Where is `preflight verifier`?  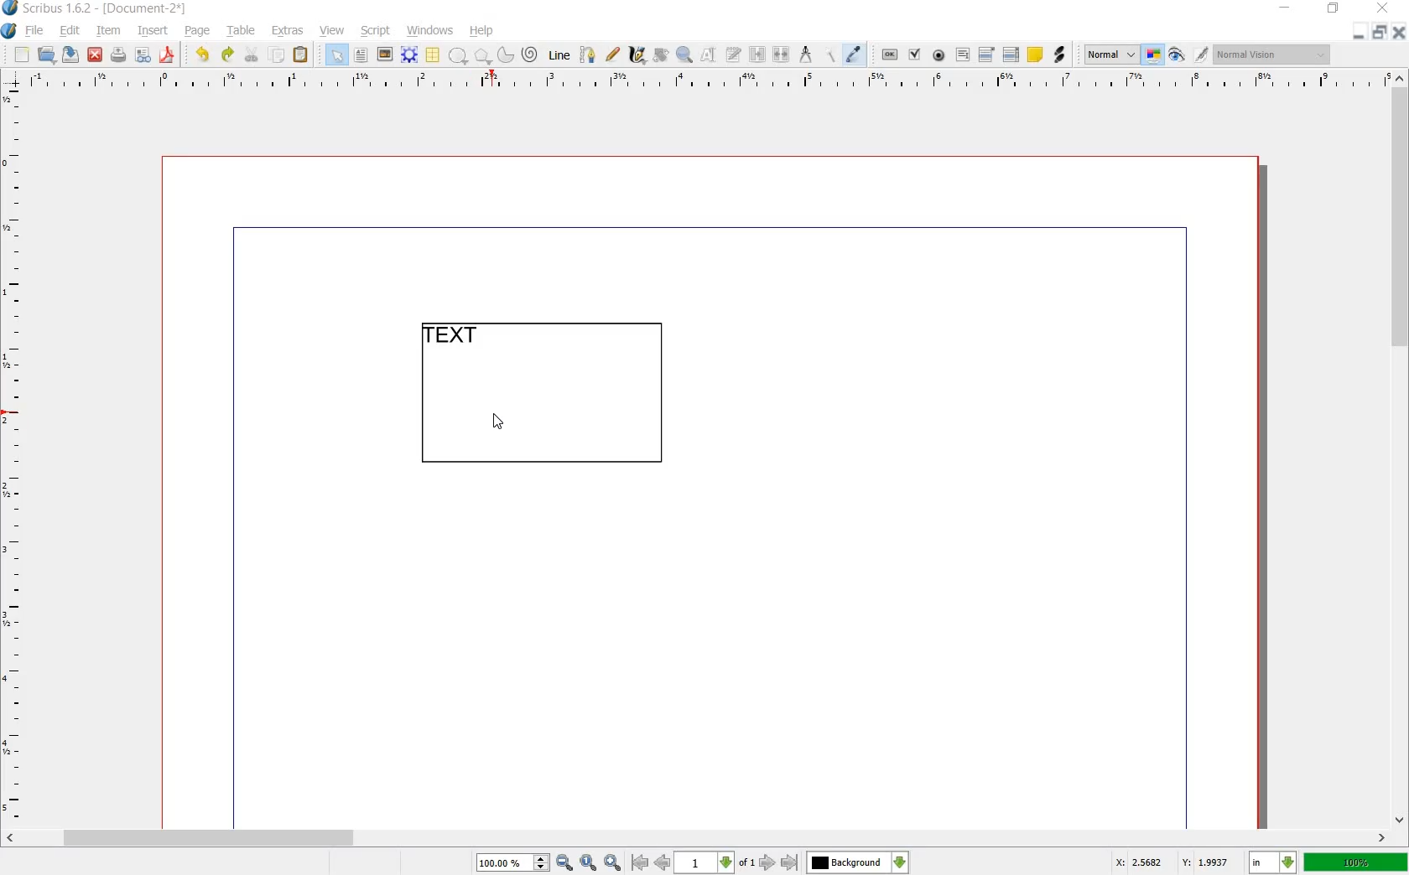
preflight verifier is located at coordinates (142, 55).